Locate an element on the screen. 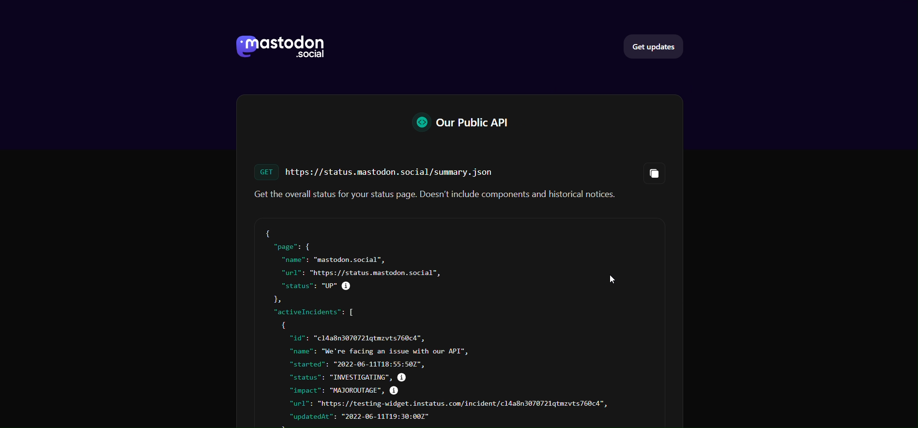 The width and height of the screenshot is (918, 428). API Code is located at coordinates (452, 321).